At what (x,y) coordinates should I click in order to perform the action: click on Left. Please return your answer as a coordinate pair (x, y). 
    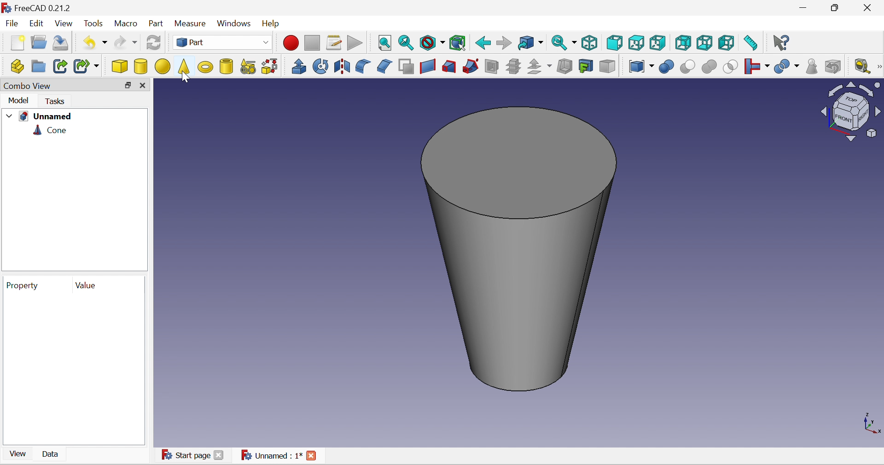
    Looking at the image, I should click on (726, 42).